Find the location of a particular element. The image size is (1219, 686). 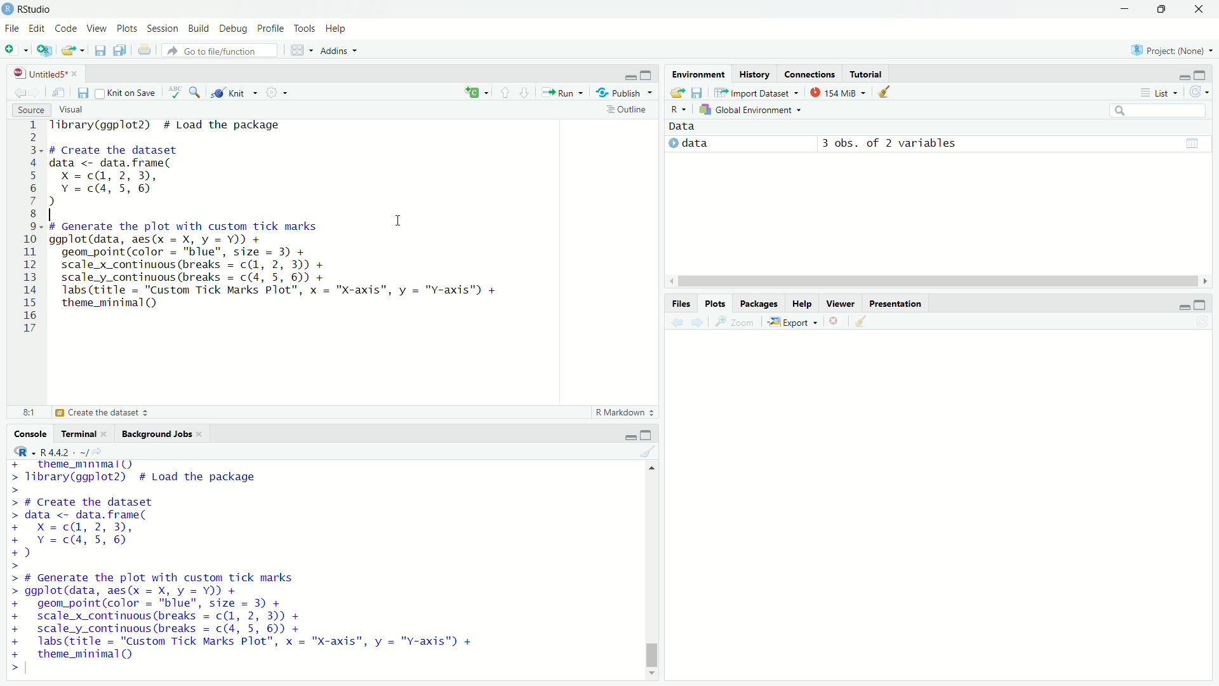

open an existing file is located at coordinates (75, 50).